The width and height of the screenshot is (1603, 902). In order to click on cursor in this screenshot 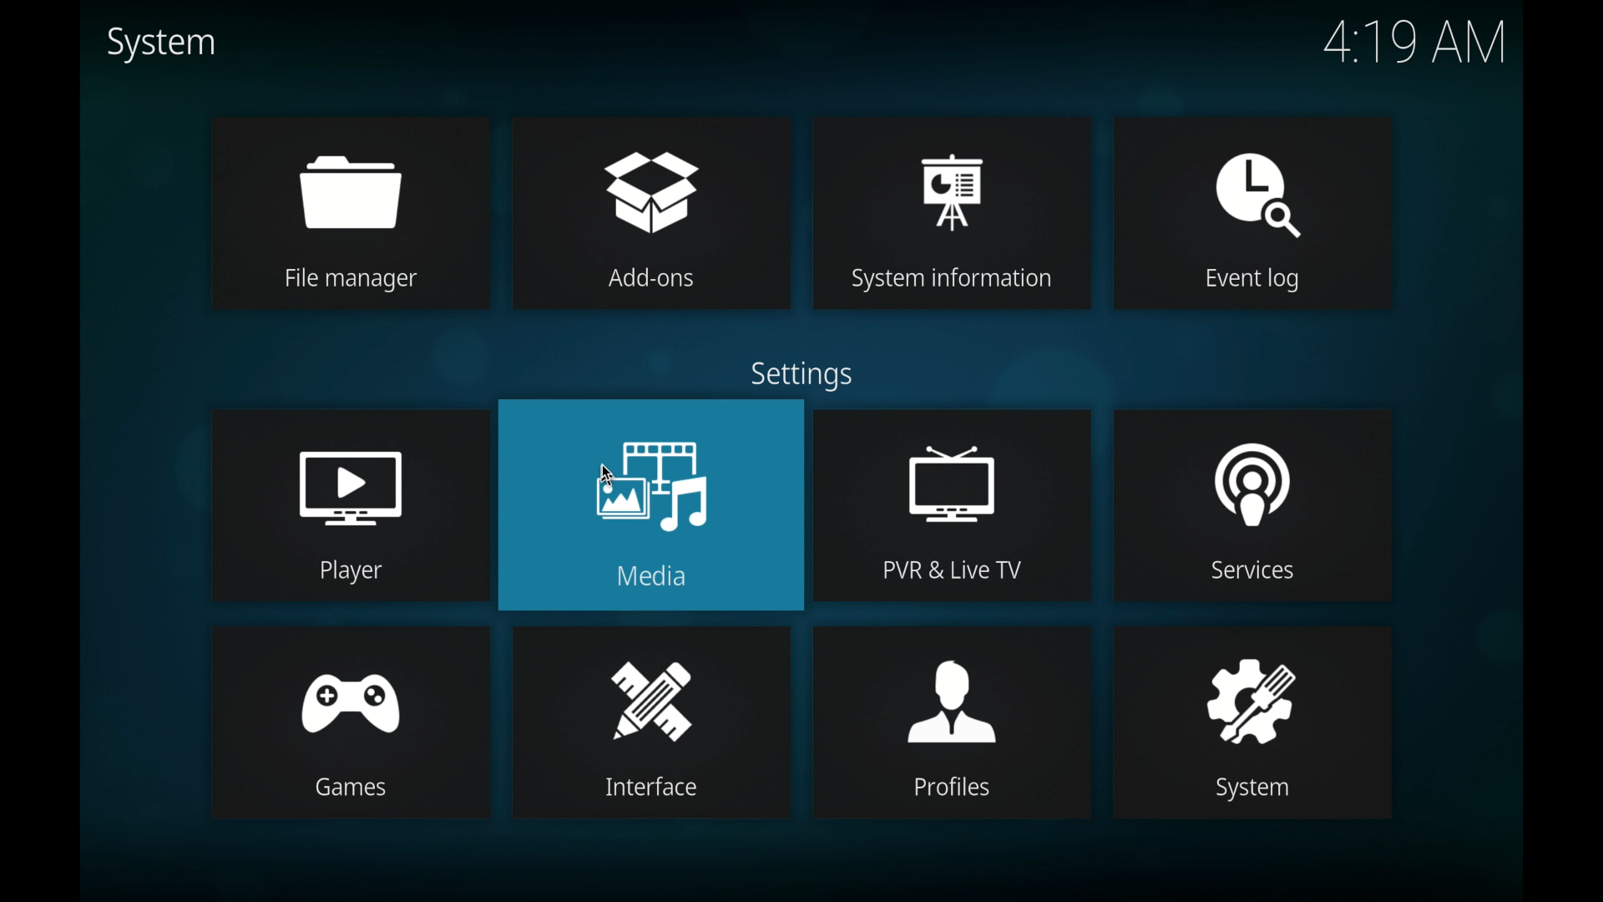, I will do `click(610, 474)`.